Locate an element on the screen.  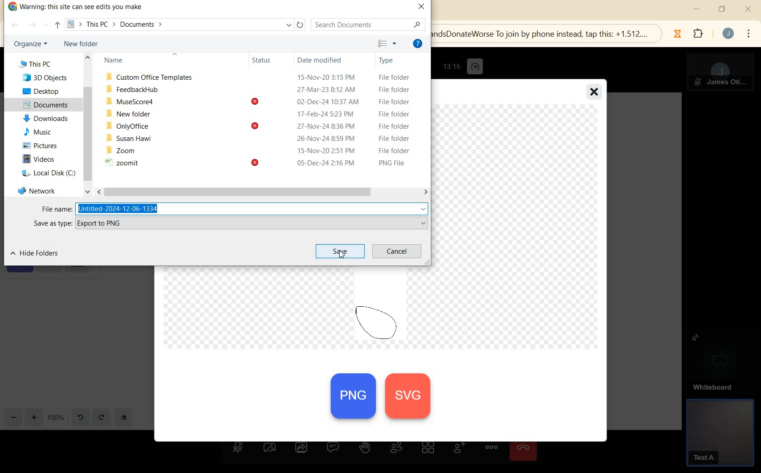
15-Nov-20 2:51 PM is located at coordinates (328, 151).